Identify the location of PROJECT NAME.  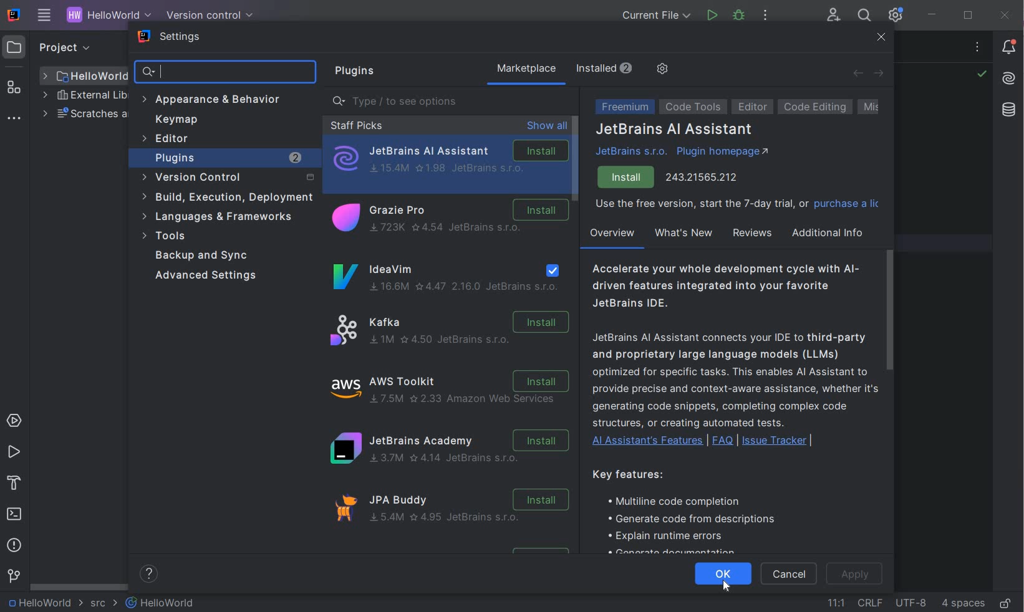
(44, 603).